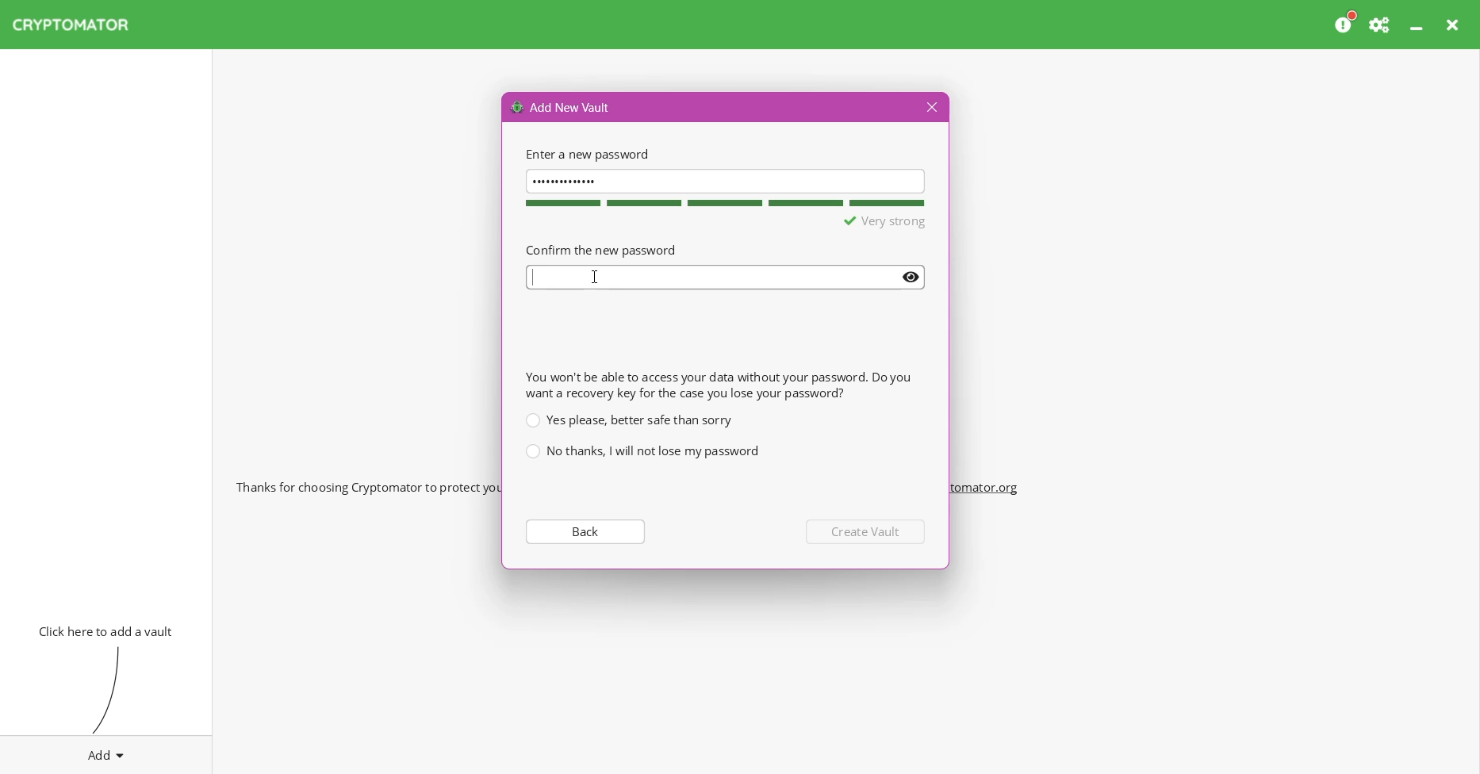  I want to click on Close, so click(1455, 25).